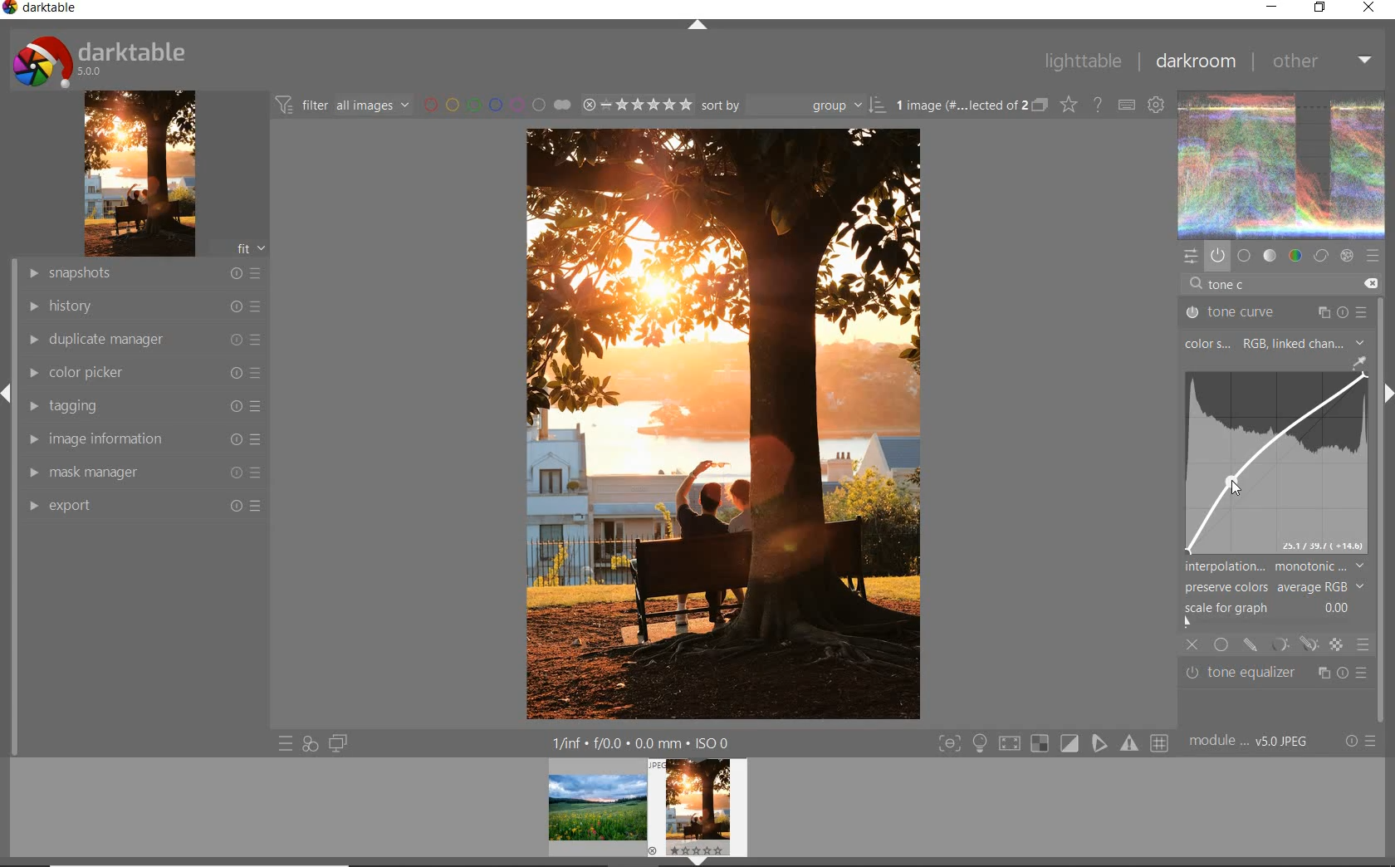  What do you see at coordinates (1276, 311) in the screenshot?
I see `TONE CURVE` at bounding box center [1276, 311].